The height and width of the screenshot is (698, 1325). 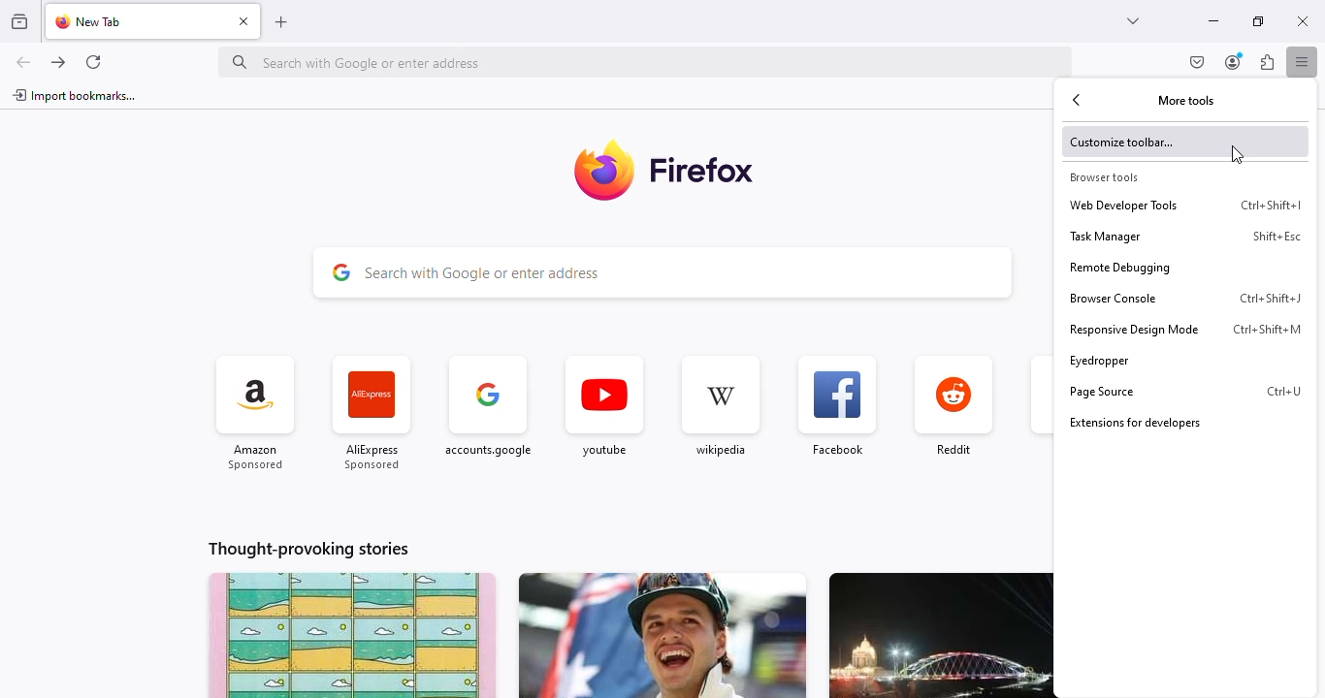 What do you see at coordinates (76, 95) in the screenshot?
I see `import bookmarks` at bounding box center [76, 95].